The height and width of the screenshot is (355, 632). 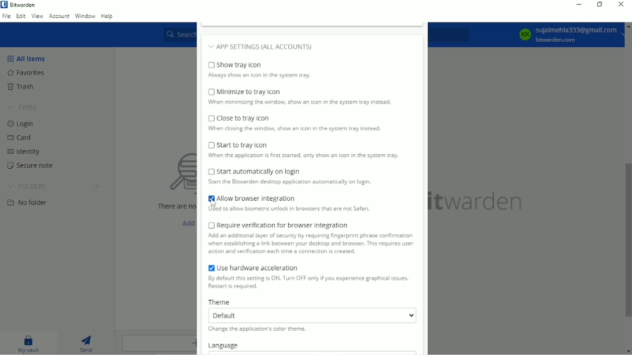 What do you see at coordinates (21, 124) in the screenshot?
I see `Login` at bounding box center [21, 124].